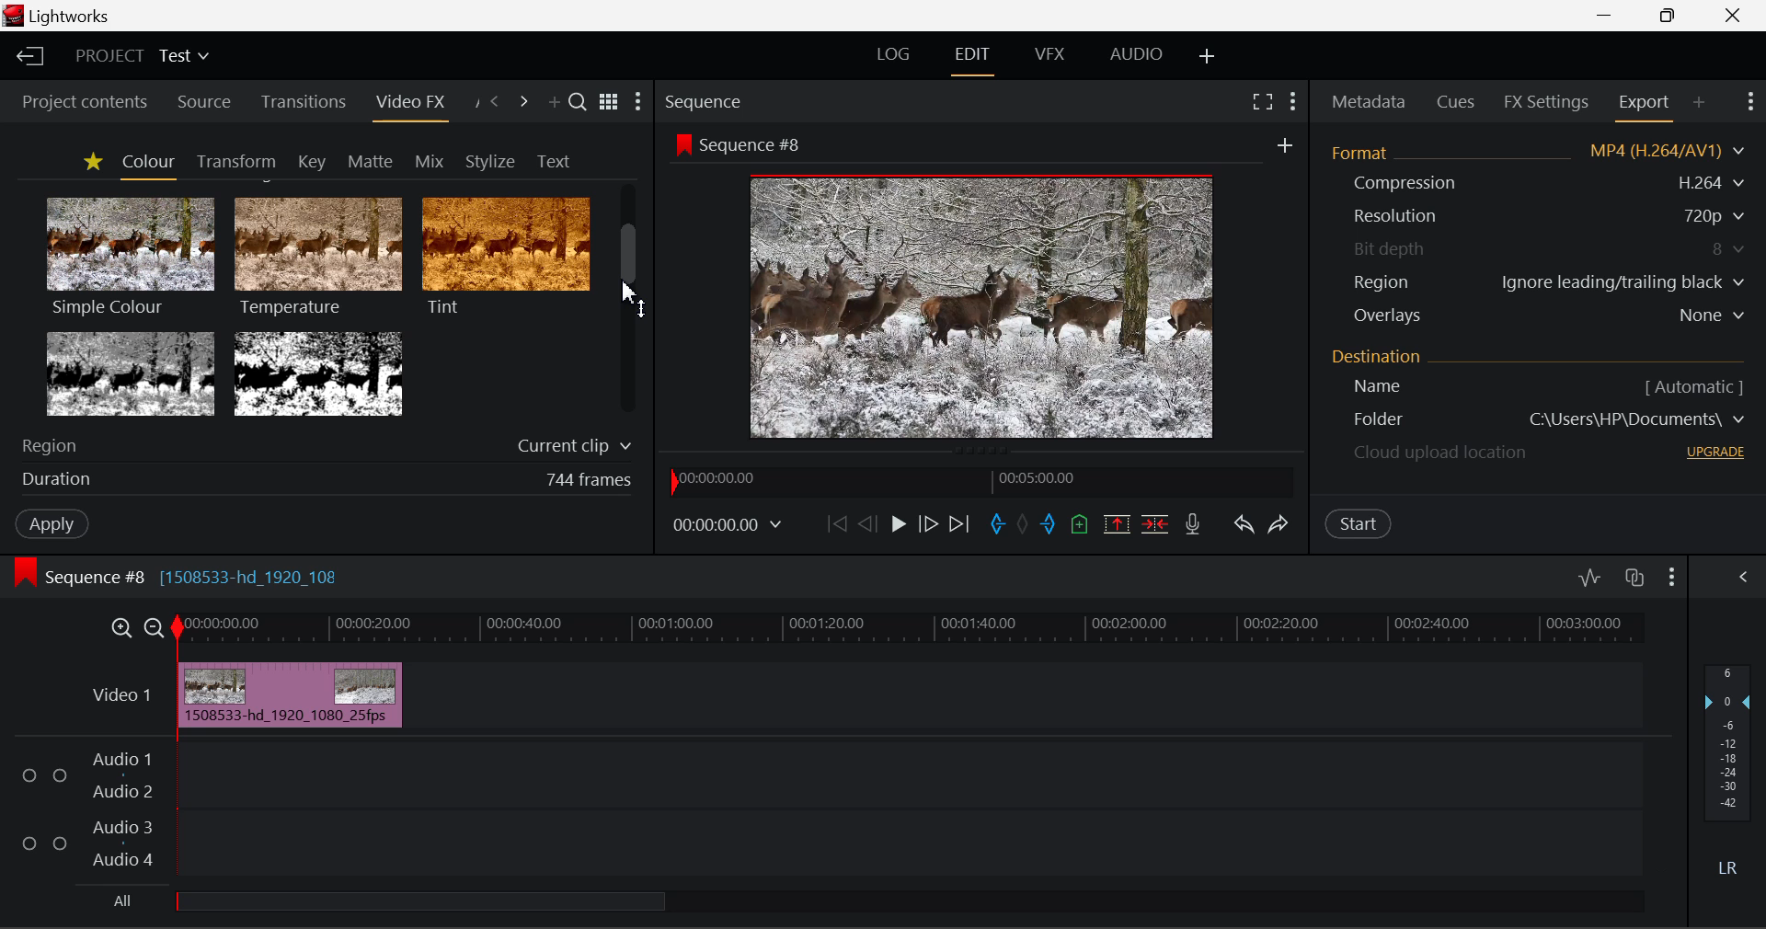 This screenshot has width=1766, height=929. What do you see at coordinates (986, 304) in the screenshot?
I see `Sequence Preview Screen` at bounding box center [986, 304].